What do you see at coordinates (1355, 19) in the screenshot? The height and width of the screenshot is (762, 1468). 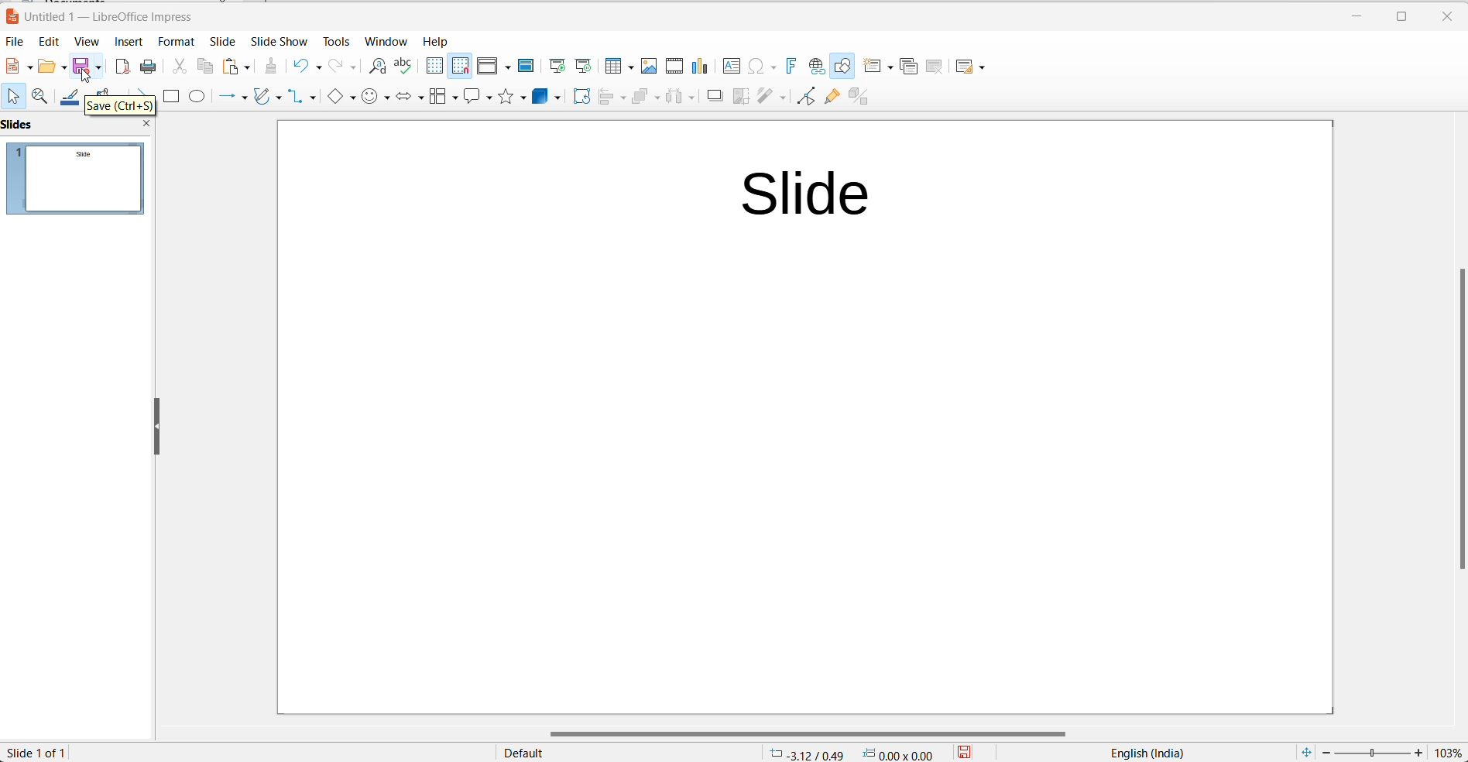 I see `minimize` at bounding box center [1355, 19].